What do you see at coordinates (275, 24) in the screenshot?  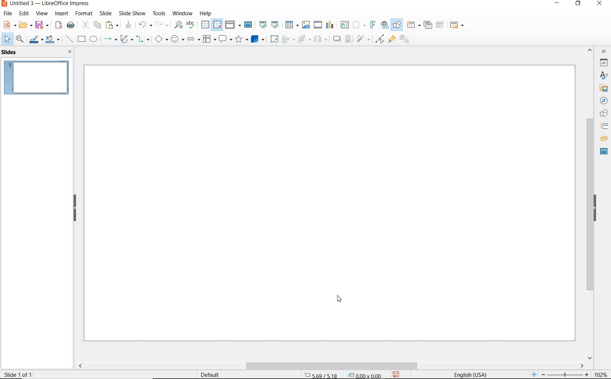 I see `START FROM CURRENT SLIDE` at bounding box center [275, 24].